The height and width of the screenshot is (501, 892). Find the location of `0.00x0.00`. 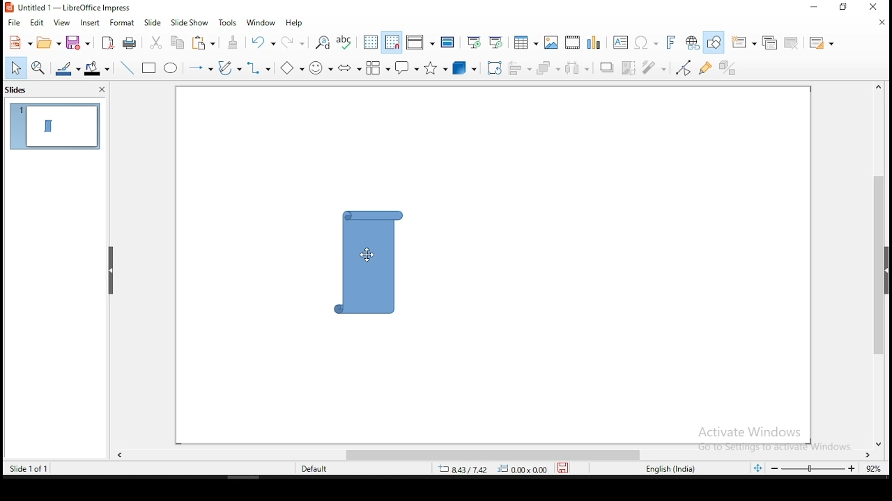

0.00x0.00 is located at coordinates (523, 471).